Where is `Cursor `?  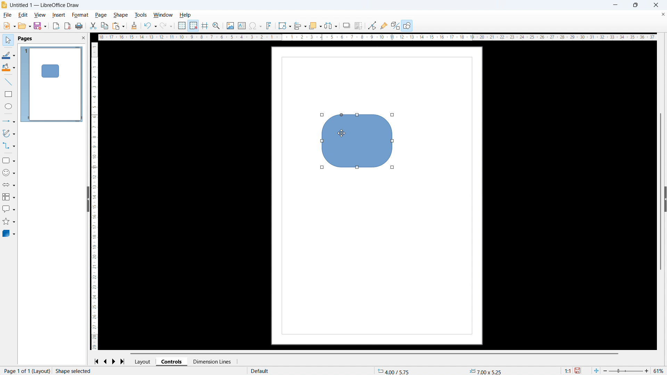
Cursor  is located at coordinates (342, 133).